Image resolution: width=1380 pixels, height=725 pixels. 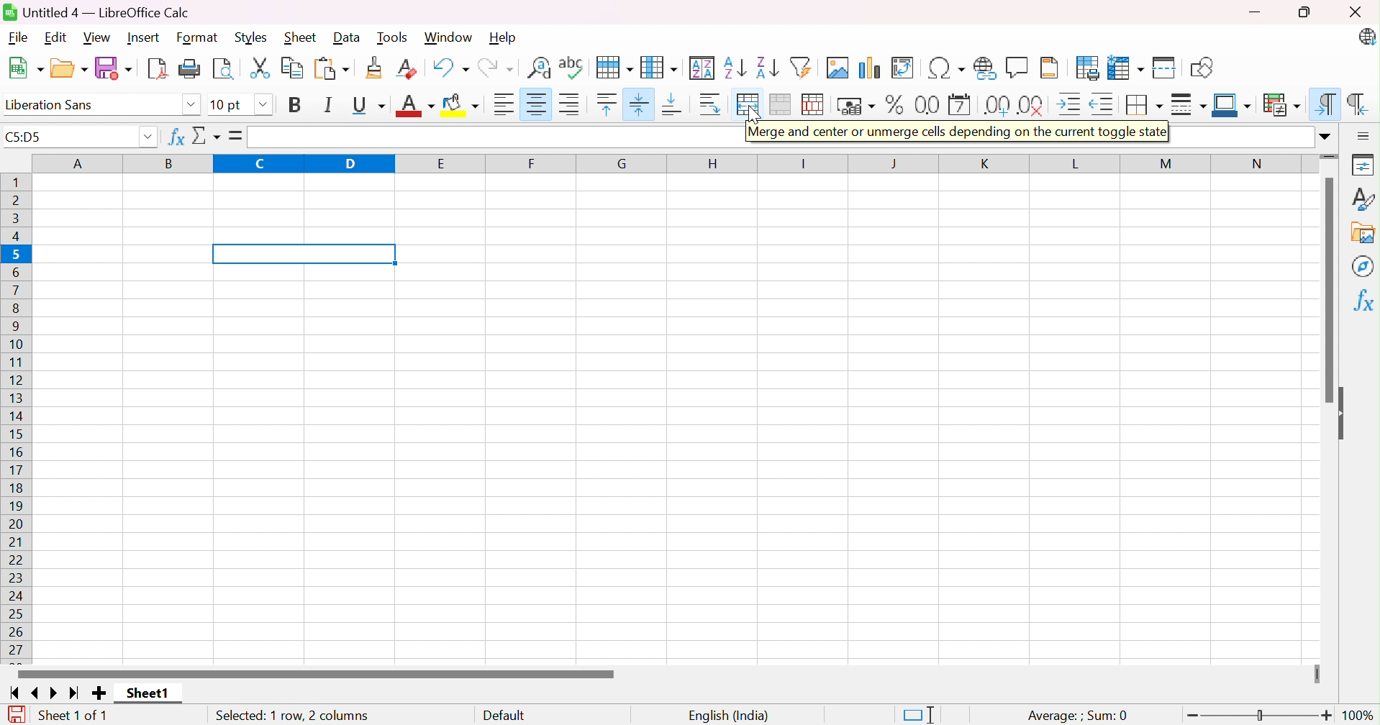 What do you see at coordinates (995, 104) in the screenshot?
I see `Add Decimal Place` at bounding box center [995, 104].